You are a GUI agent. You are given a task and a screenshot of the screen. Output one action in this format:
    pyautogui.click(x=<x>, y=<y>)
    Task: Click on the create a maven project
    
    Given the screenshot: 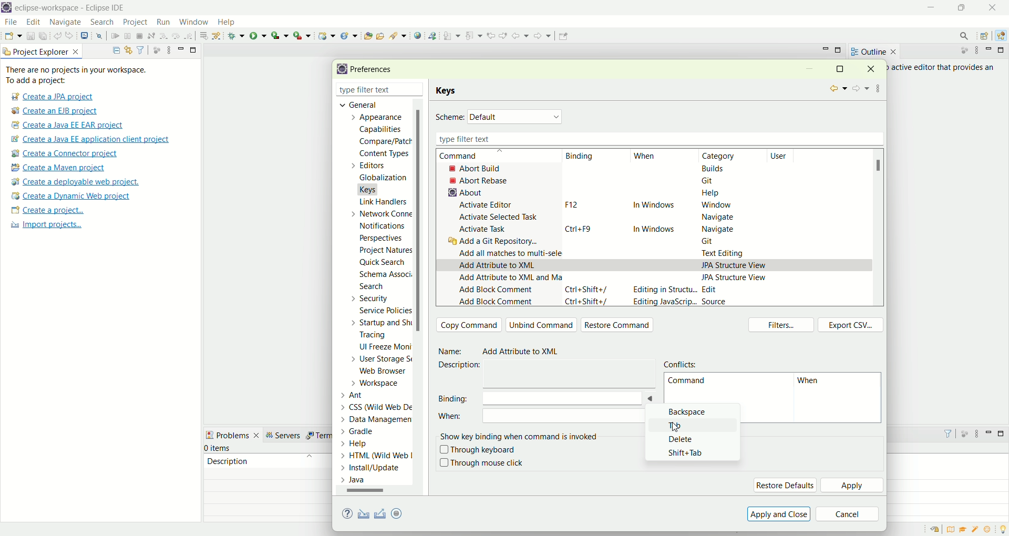 What is the action you would take?
    pyautogui.click(x=61, y=168)
    